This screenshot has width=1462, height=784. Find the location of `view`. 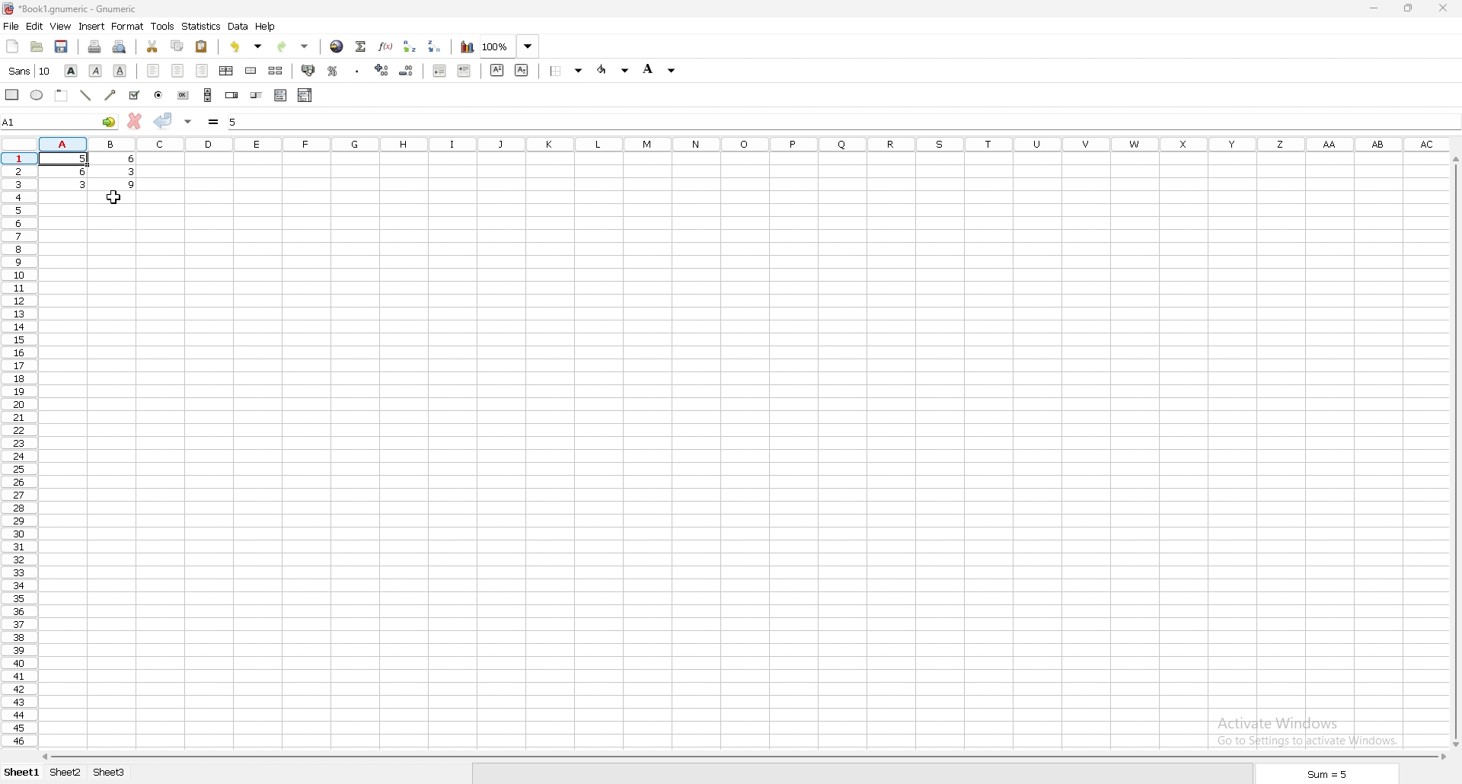

view is located at coordinates (61, 27).